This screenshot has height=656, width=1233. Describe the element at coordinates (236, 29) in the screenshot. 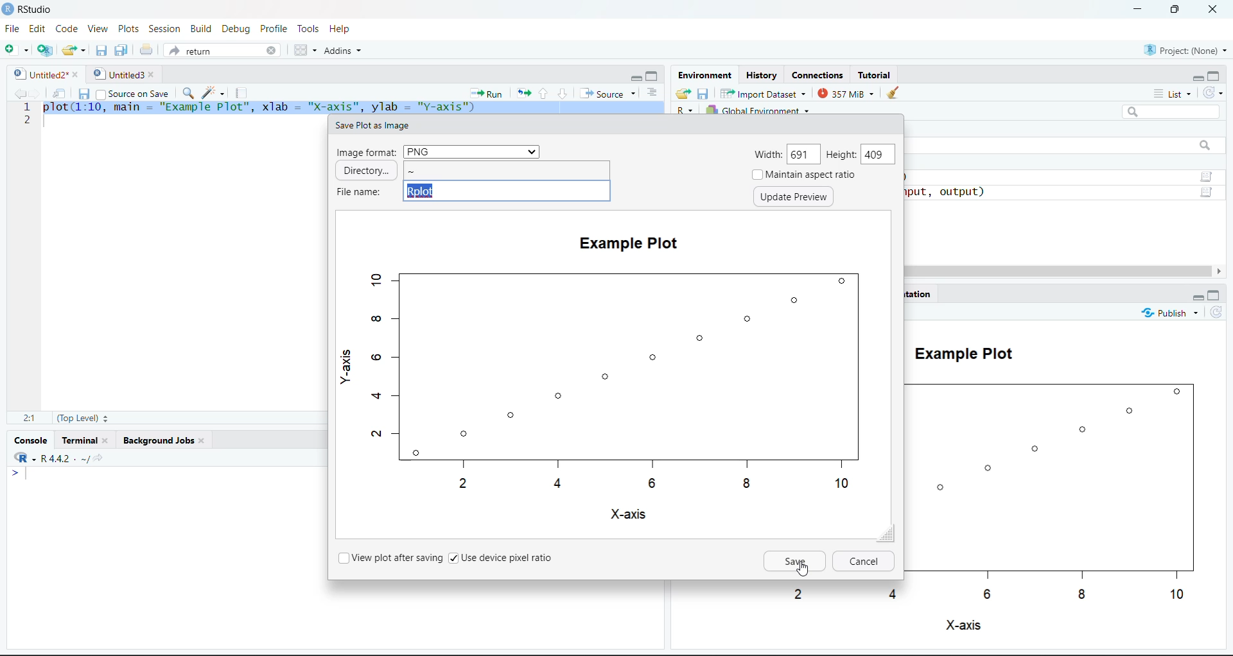

I see `Debug` at that location.